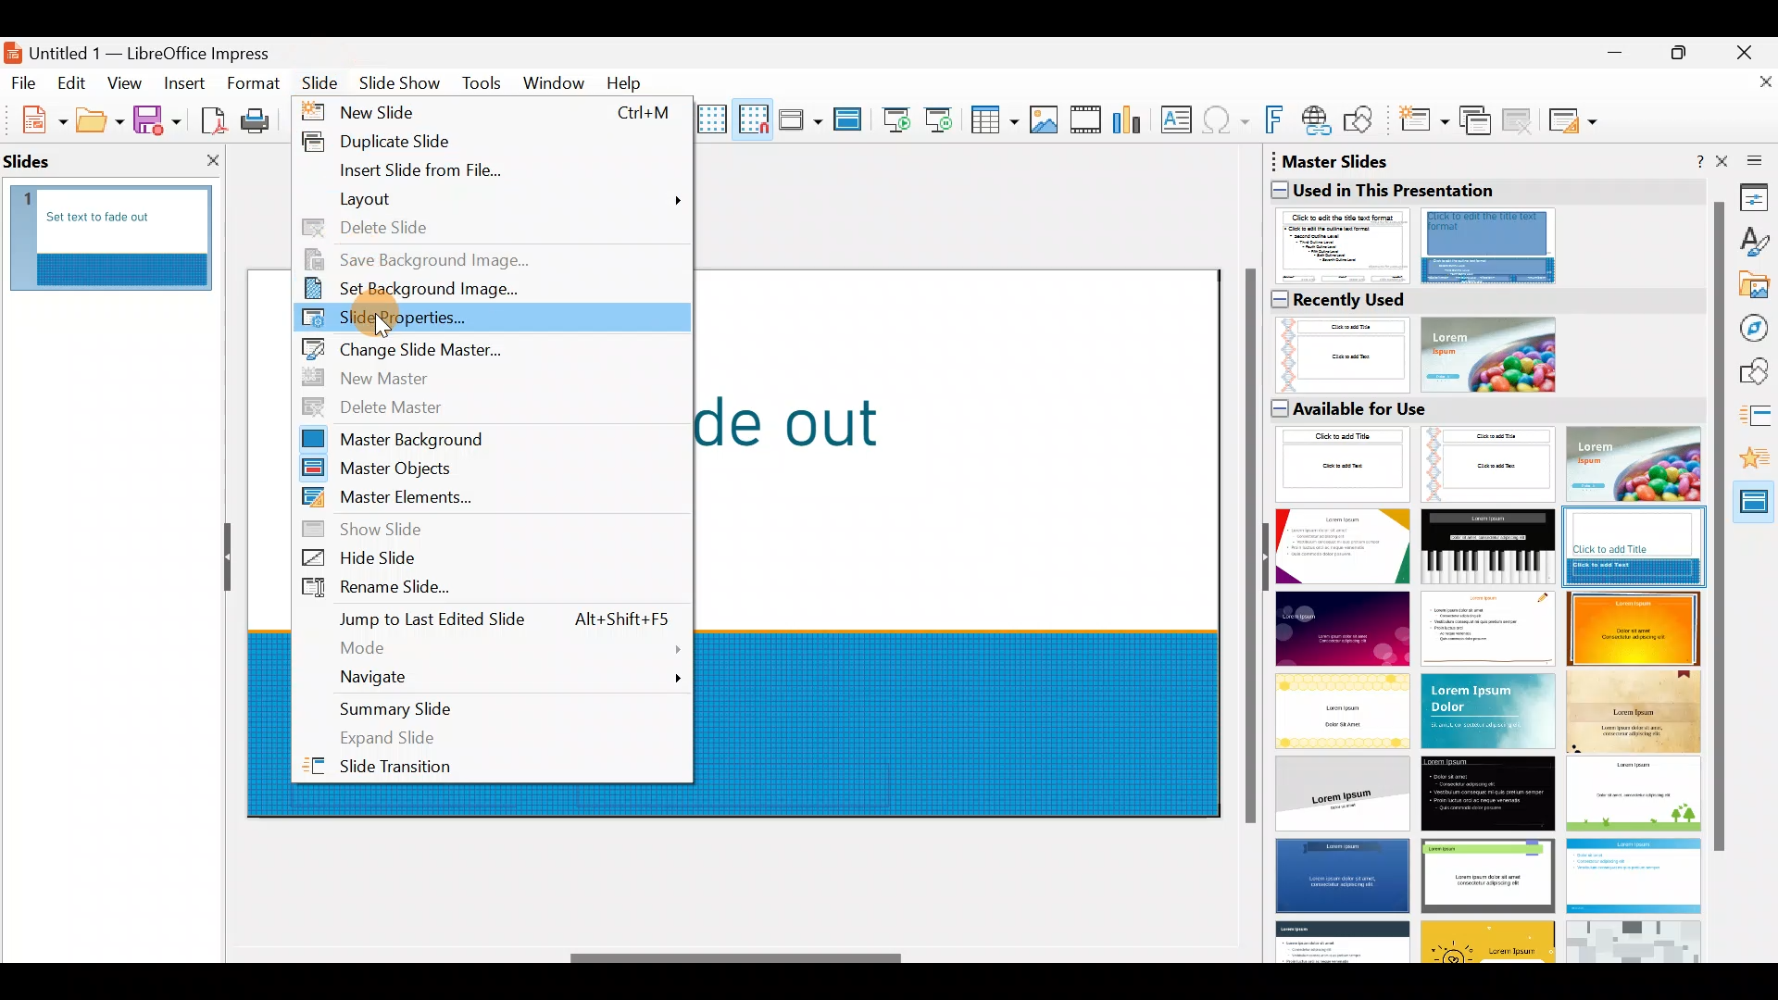 The image size is (1778, 1000). What do you see at coordinates (157, 119) in the screenshot?
I see `Save` at bounding box center [157, 119].